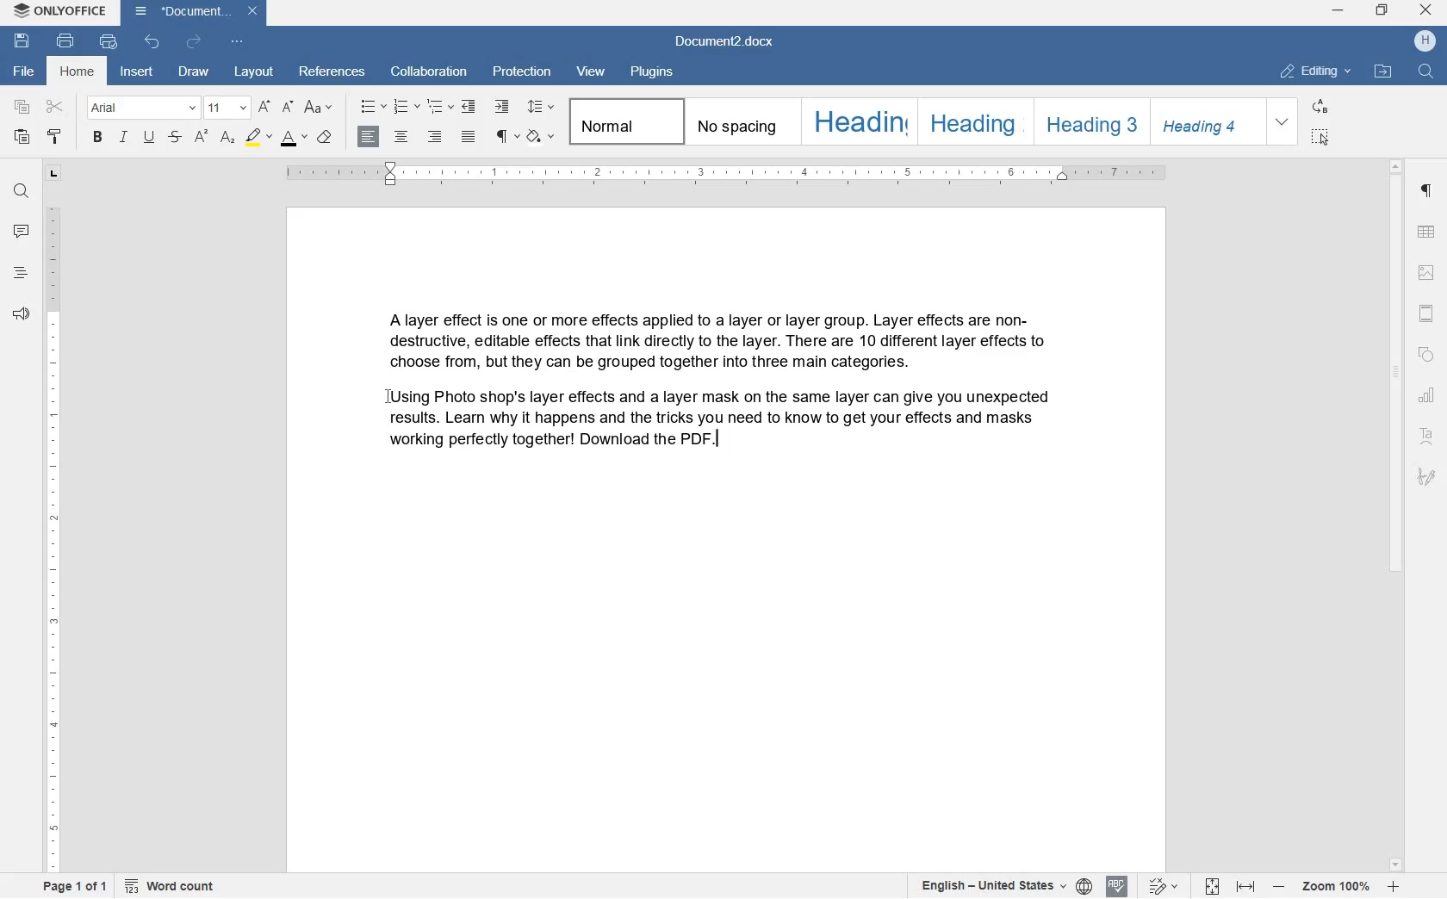 This screenshot has width=1447, height=899. Describe the element at coordinates (138, 74) in the screenshot. I see `INSERT` at that location.